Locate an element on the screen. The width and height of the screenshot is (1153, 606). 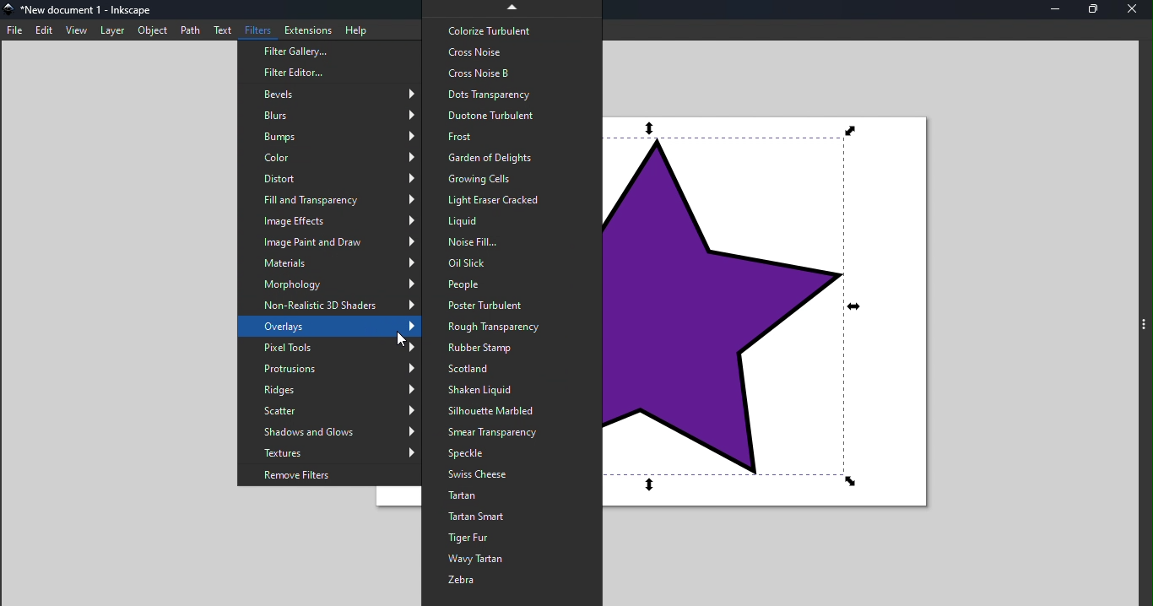
Shaken liquid is located at coordinates (512, 392).